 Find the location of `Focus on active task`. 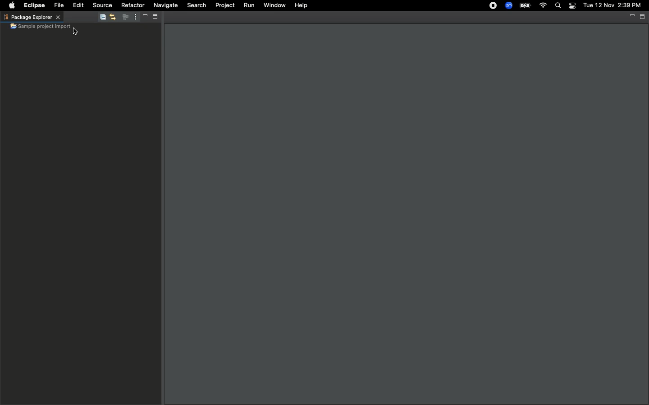

Focus on active task is located at coordinates (123, 18).